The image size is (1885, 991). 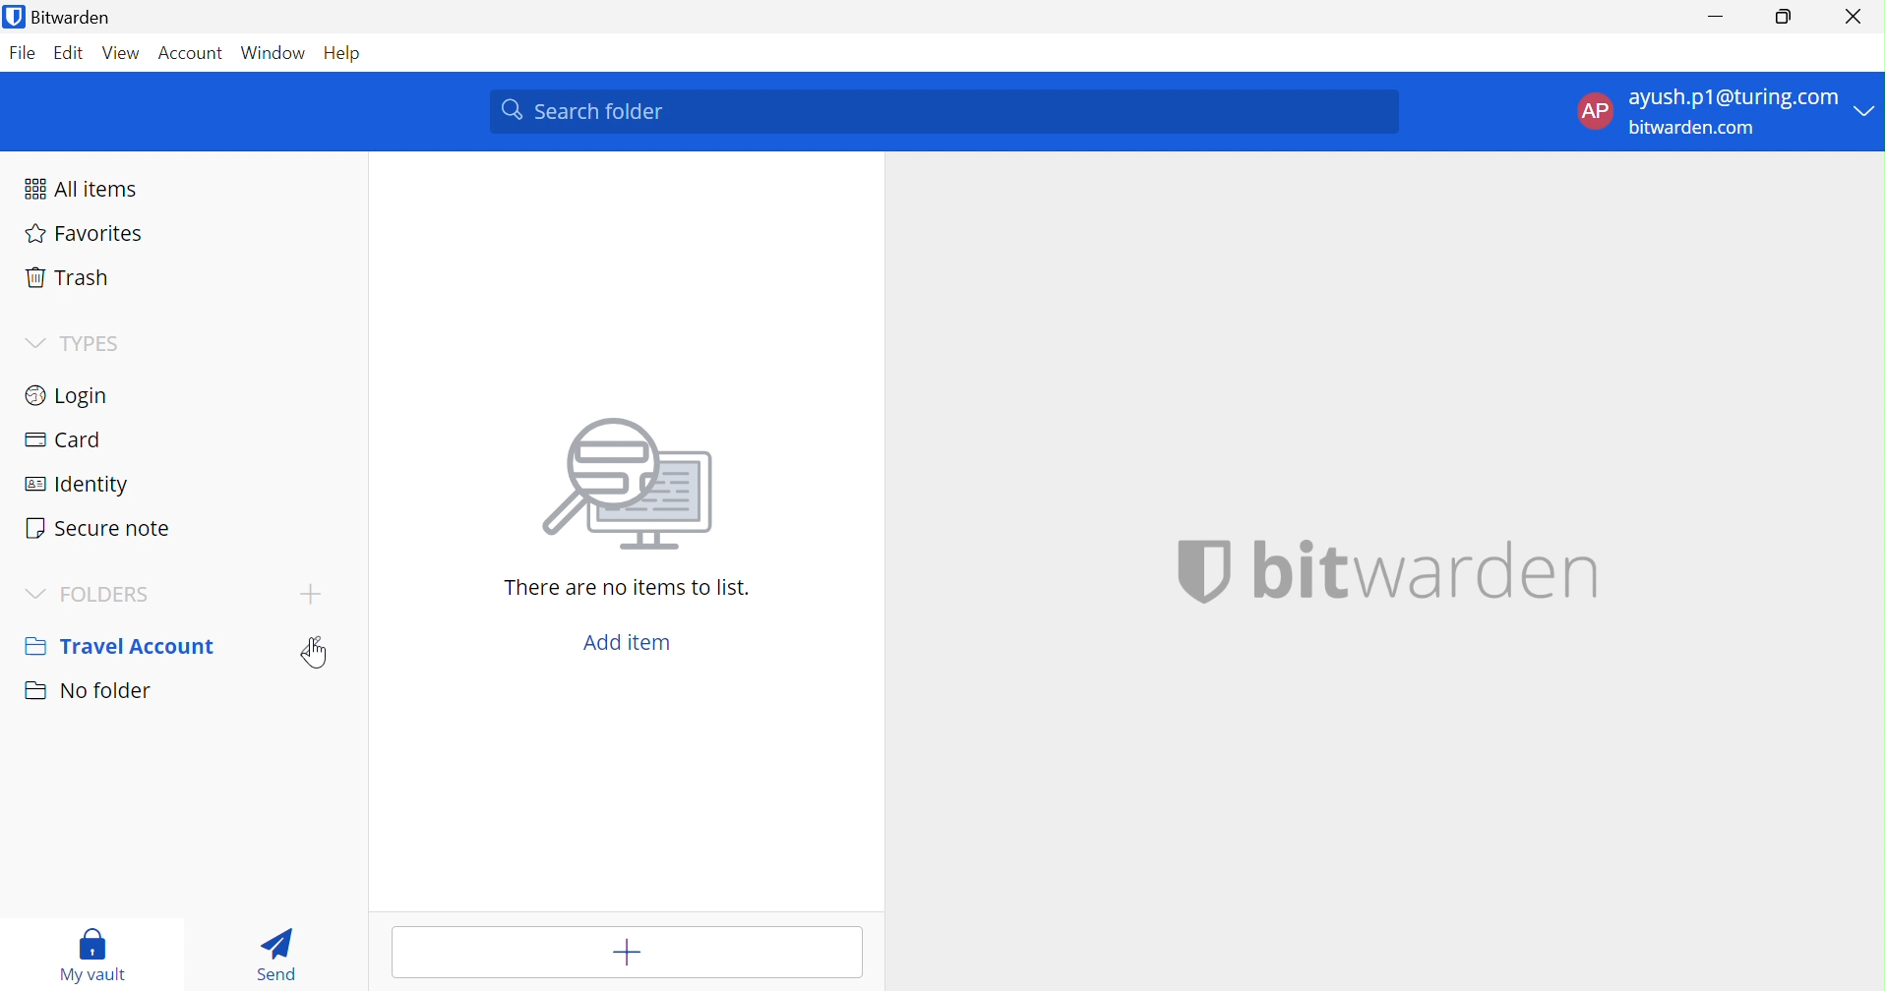 I want to click on My Vault, so click(x=97, y=958).